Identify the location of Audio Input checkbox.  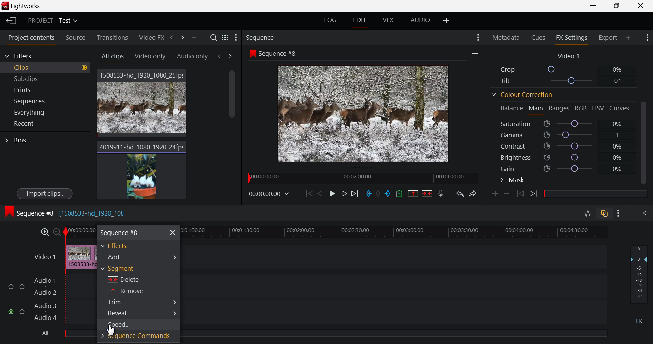
(11, 312).